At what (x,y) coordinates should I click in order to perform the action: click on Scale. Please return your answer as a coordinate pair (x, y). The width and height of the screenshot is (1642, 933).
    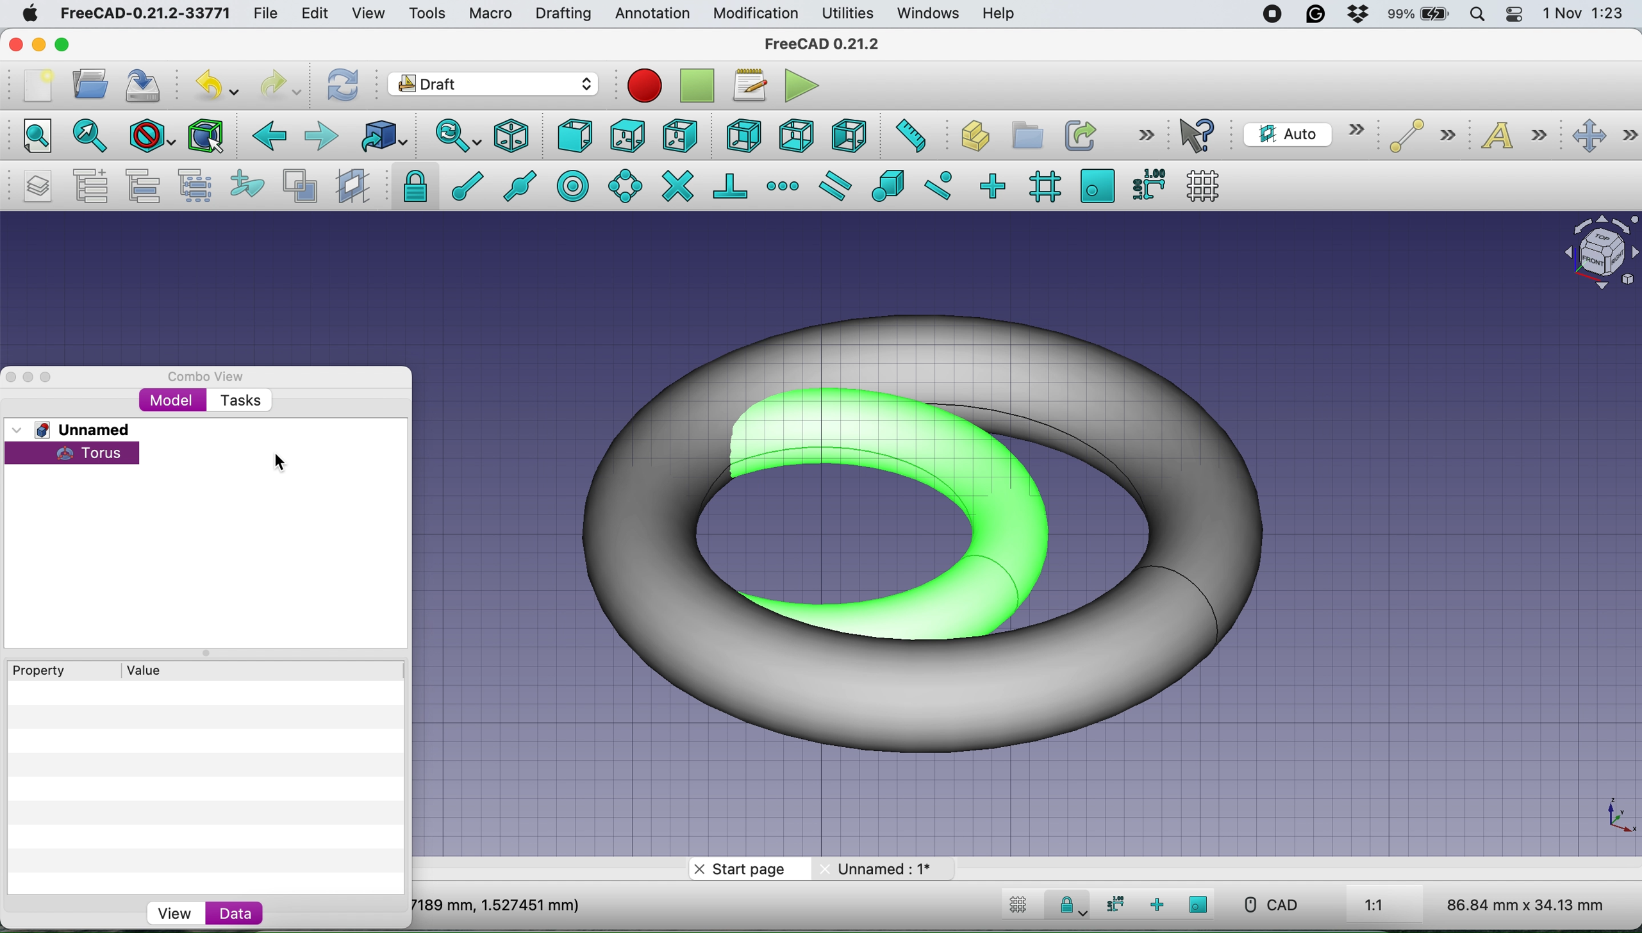
    Looking at the image, I should click on (1617, 816).